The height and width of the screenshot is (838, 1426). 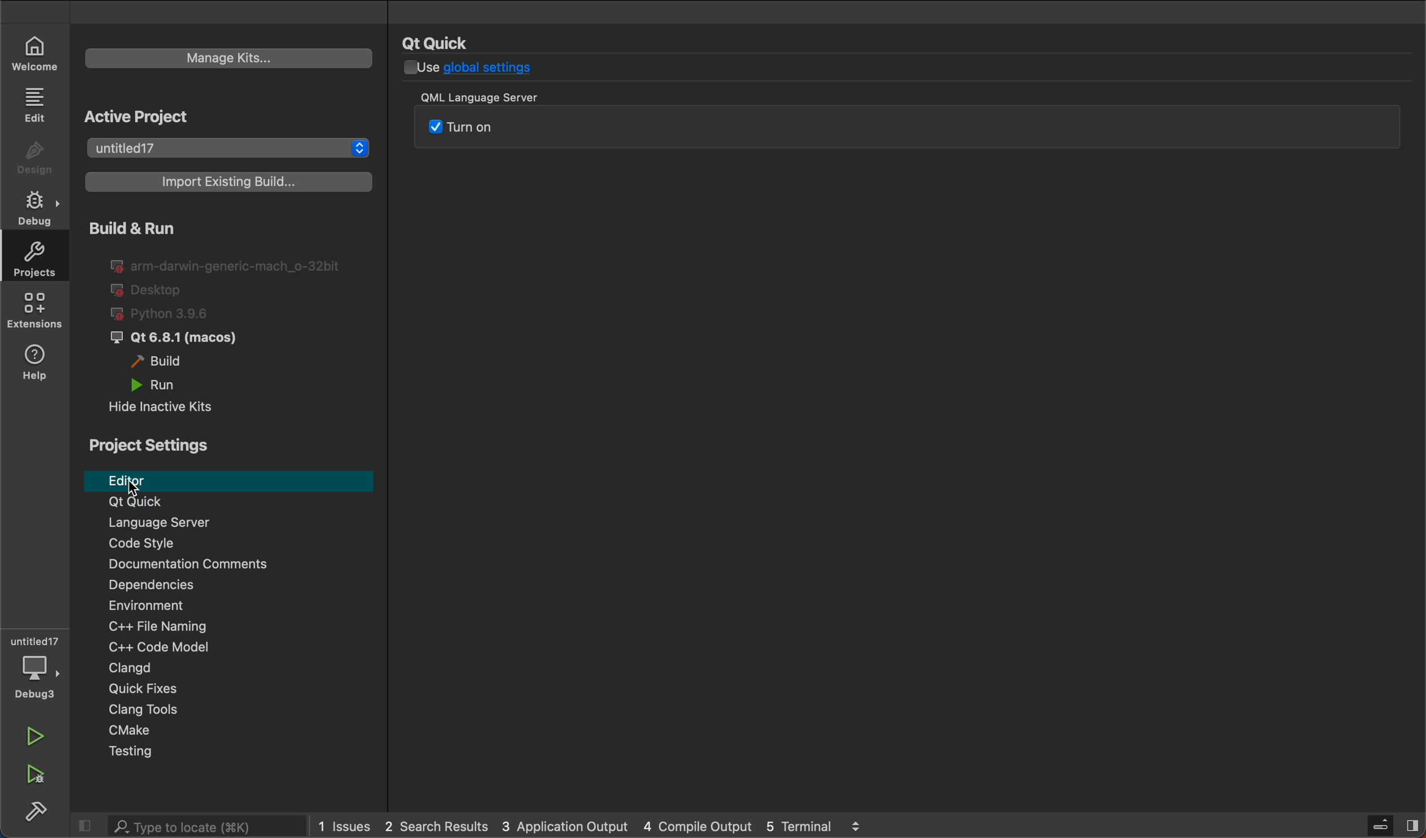 What do you see at coordinates (38, 737) in the screenshot?
I see `run` at bounding box center [38, 737].